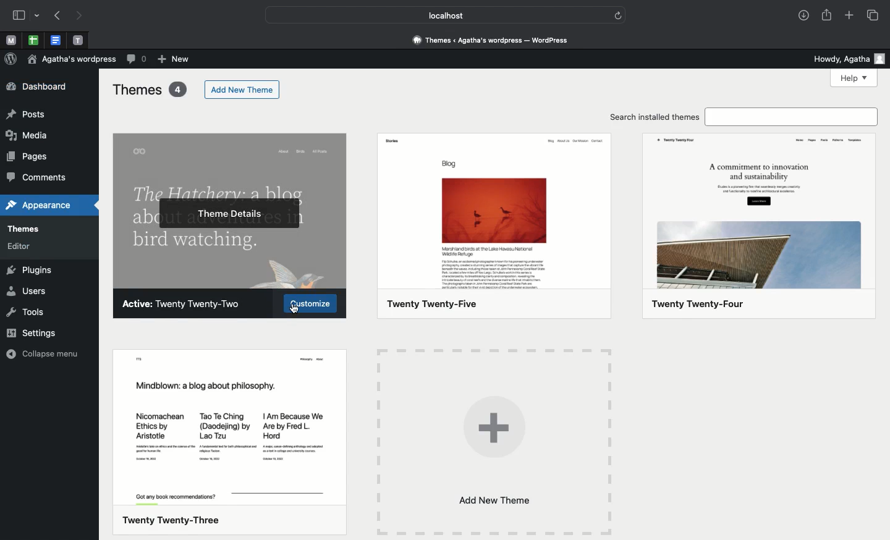 The height and width of the screenshot is (540, 890). Describe the element at coordinates (27, 114) in the screenshot. I see `Posts` at that location.